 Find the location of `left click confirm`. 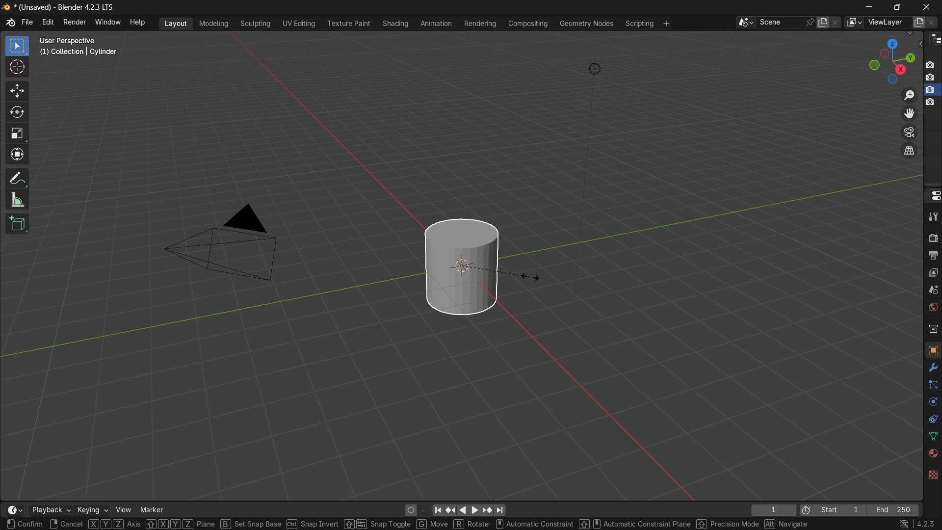

left click confirm is located at coordinates (25, 524).